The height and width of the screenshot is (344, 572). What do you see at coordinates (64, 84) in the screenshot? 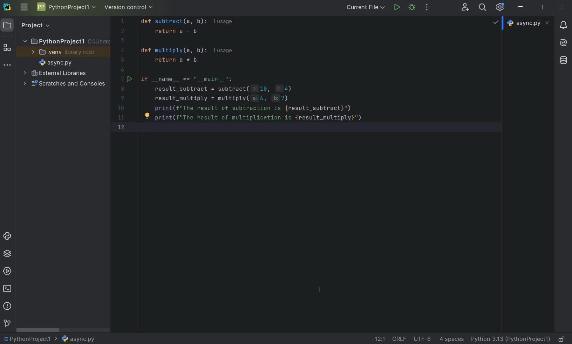
I see `SCRATCHES AND CONSOLES` at bounding box center [64, 84].